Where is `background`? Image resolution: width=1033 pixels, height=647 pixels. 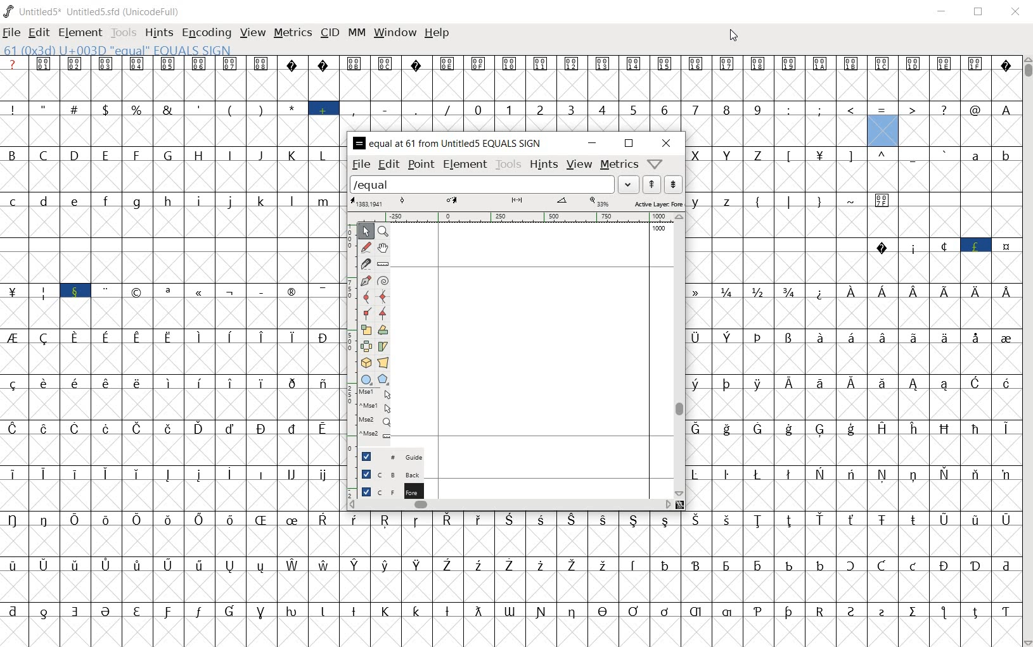 background is located at coordinates (390, 474).